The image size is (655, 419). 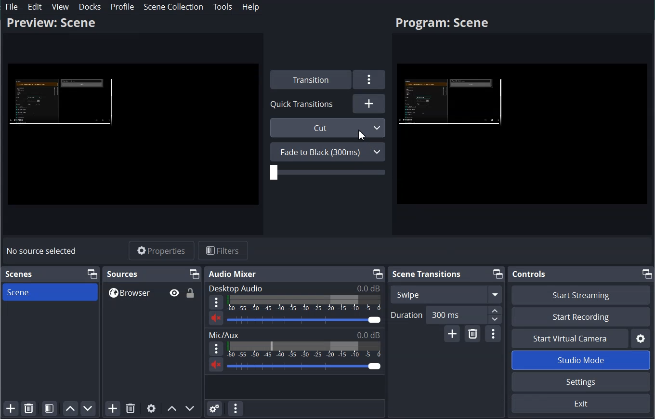 What do you see at coordinates (35, 7) in the screenshot?
I see `Edit` at bounding box center [35, 7].